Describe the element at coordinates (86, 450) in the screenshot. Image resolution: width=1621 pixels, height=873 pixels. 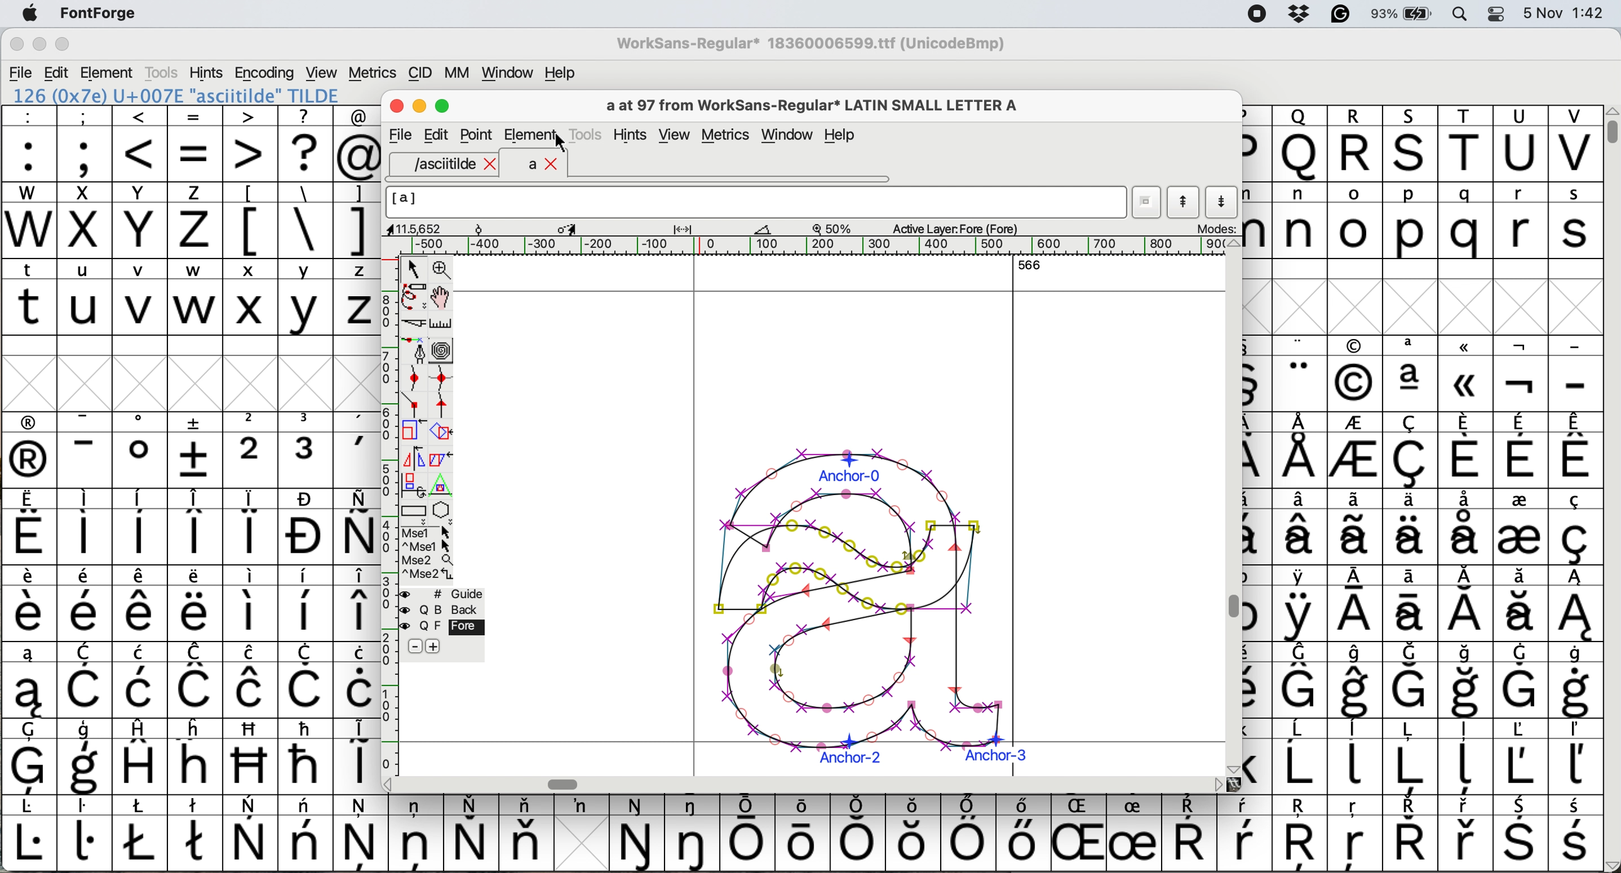
I see `symbol` at that location.